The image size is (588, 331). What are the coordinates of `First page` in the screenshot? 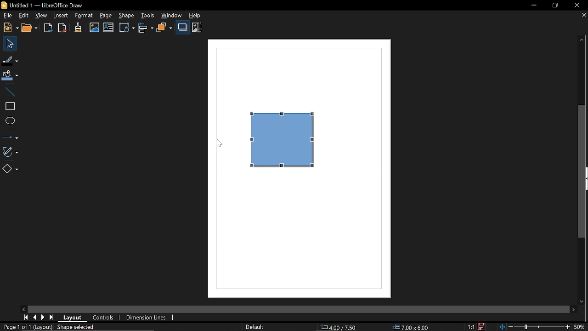 It's located at (26, 318).